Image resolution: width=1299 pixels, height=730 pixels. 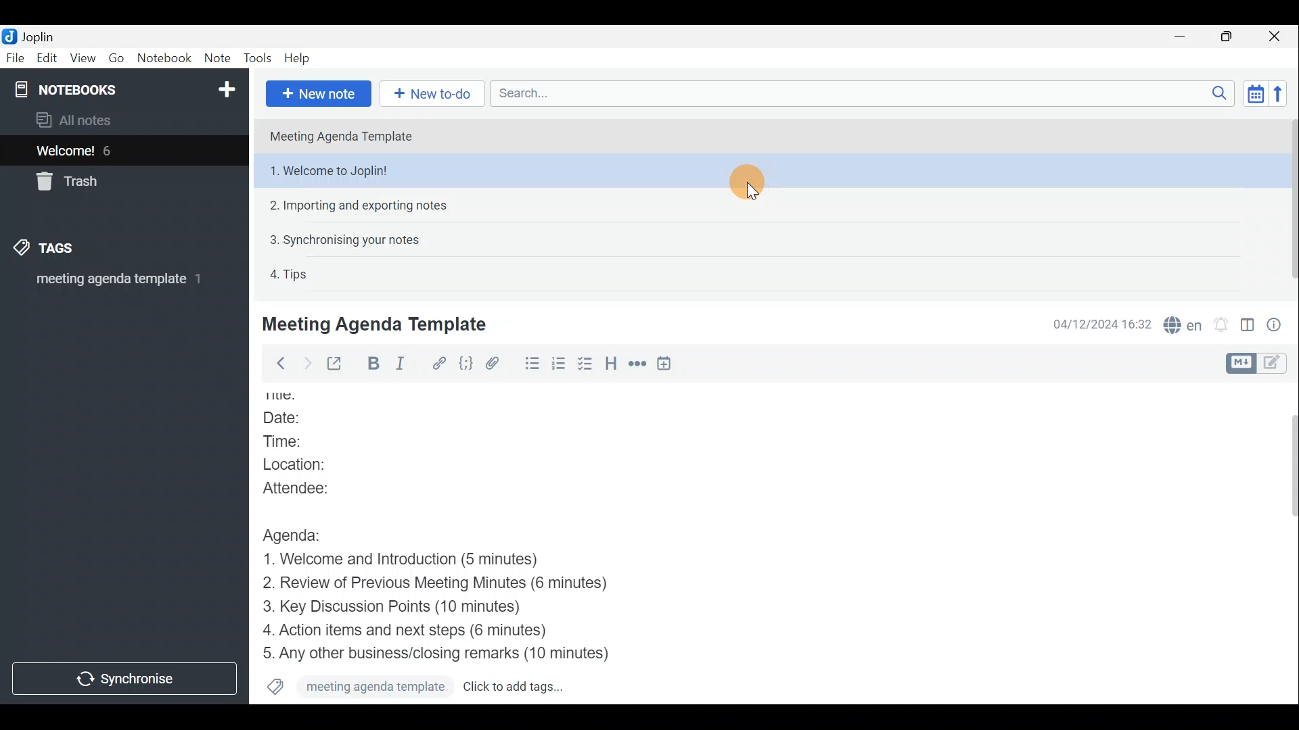 What do you see at coordinates (423, 560) in the screenshot?
I see `1. Welcome and Introduction (5 minutes)` at bounding box center [423, 560].